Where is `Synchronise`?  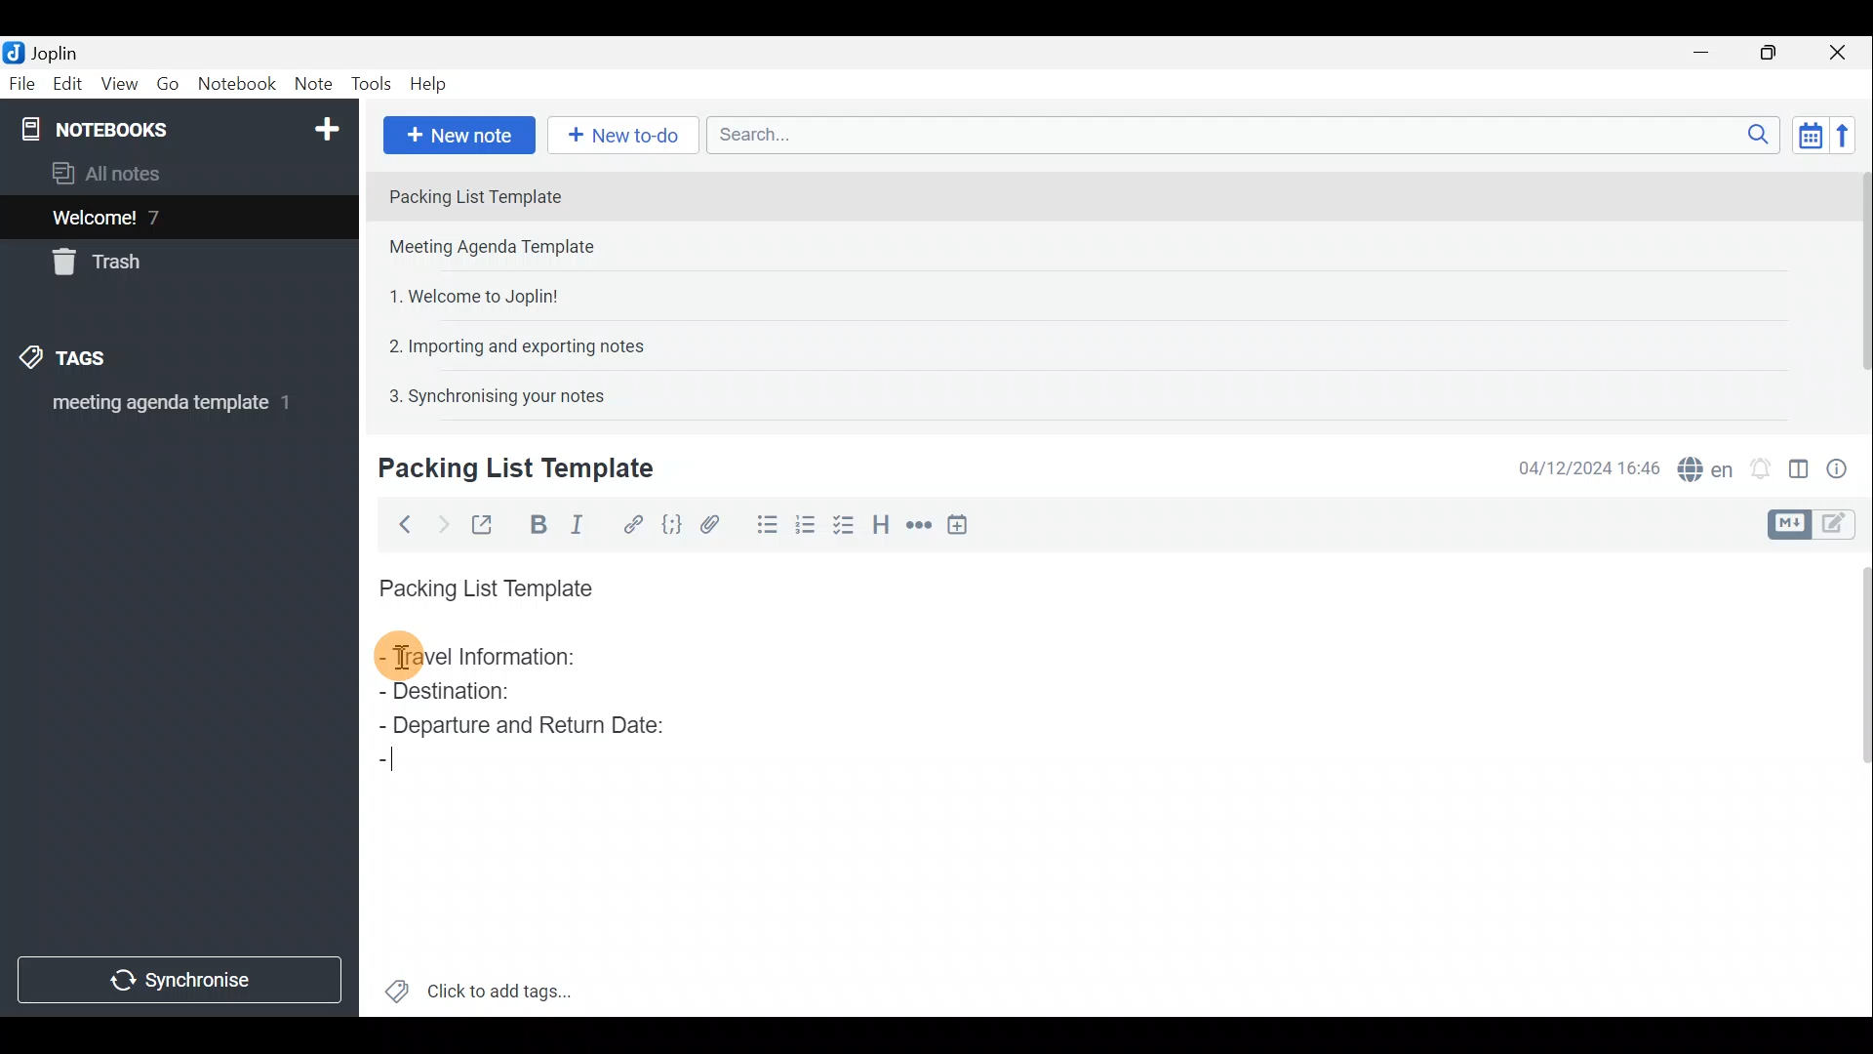 Synchronise is located at coordinates (182, 983).